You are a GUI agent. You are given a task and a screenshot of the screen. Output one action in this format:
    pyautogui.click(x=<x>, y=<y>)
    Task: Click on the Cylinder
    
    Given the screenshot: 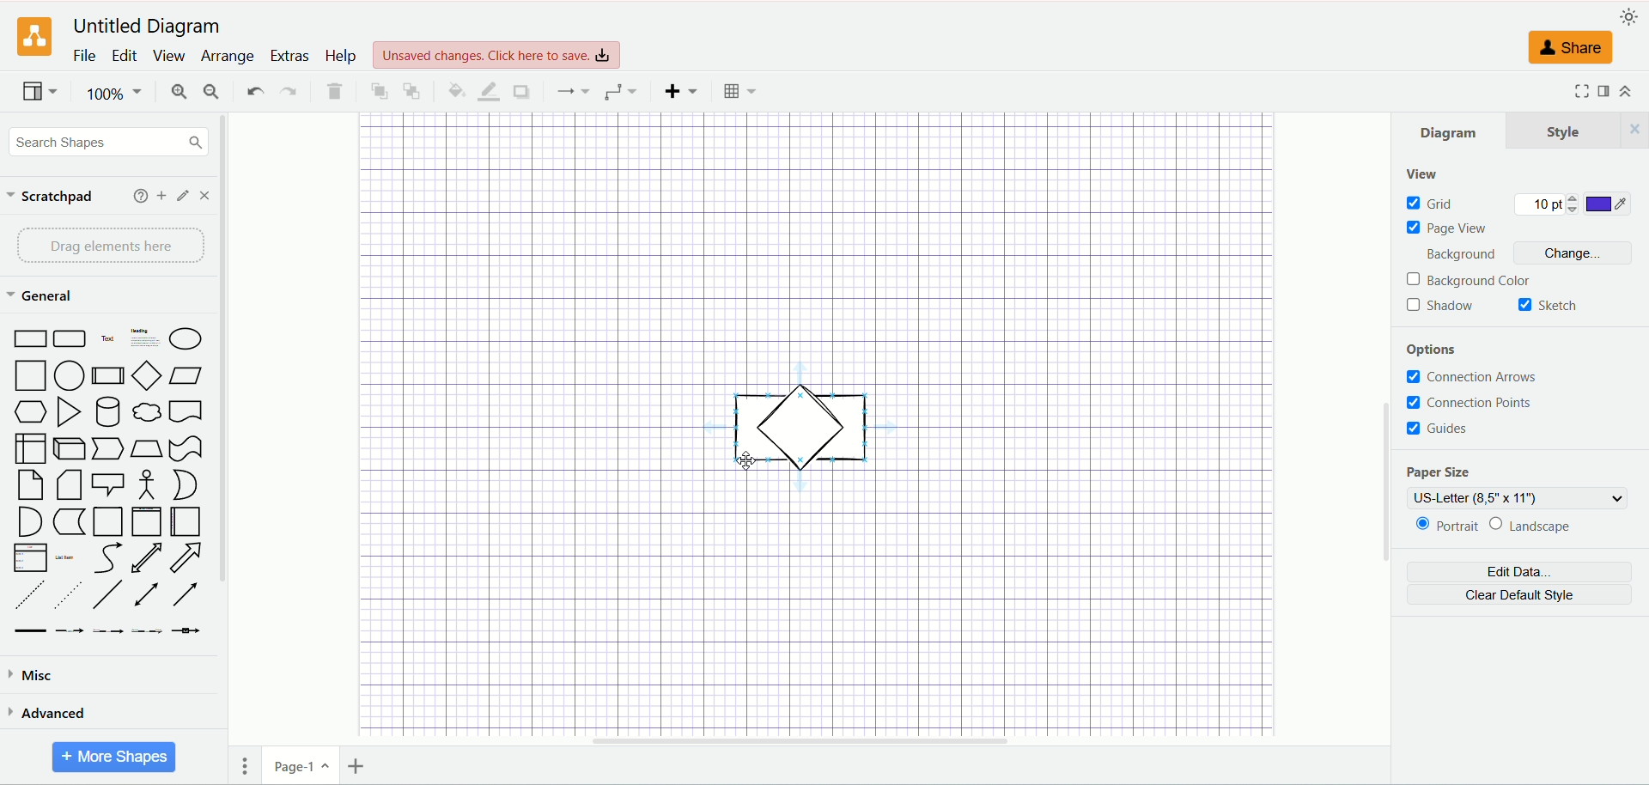 What is the action you would take?
    pyautogui.click(x=110, y=411)
    